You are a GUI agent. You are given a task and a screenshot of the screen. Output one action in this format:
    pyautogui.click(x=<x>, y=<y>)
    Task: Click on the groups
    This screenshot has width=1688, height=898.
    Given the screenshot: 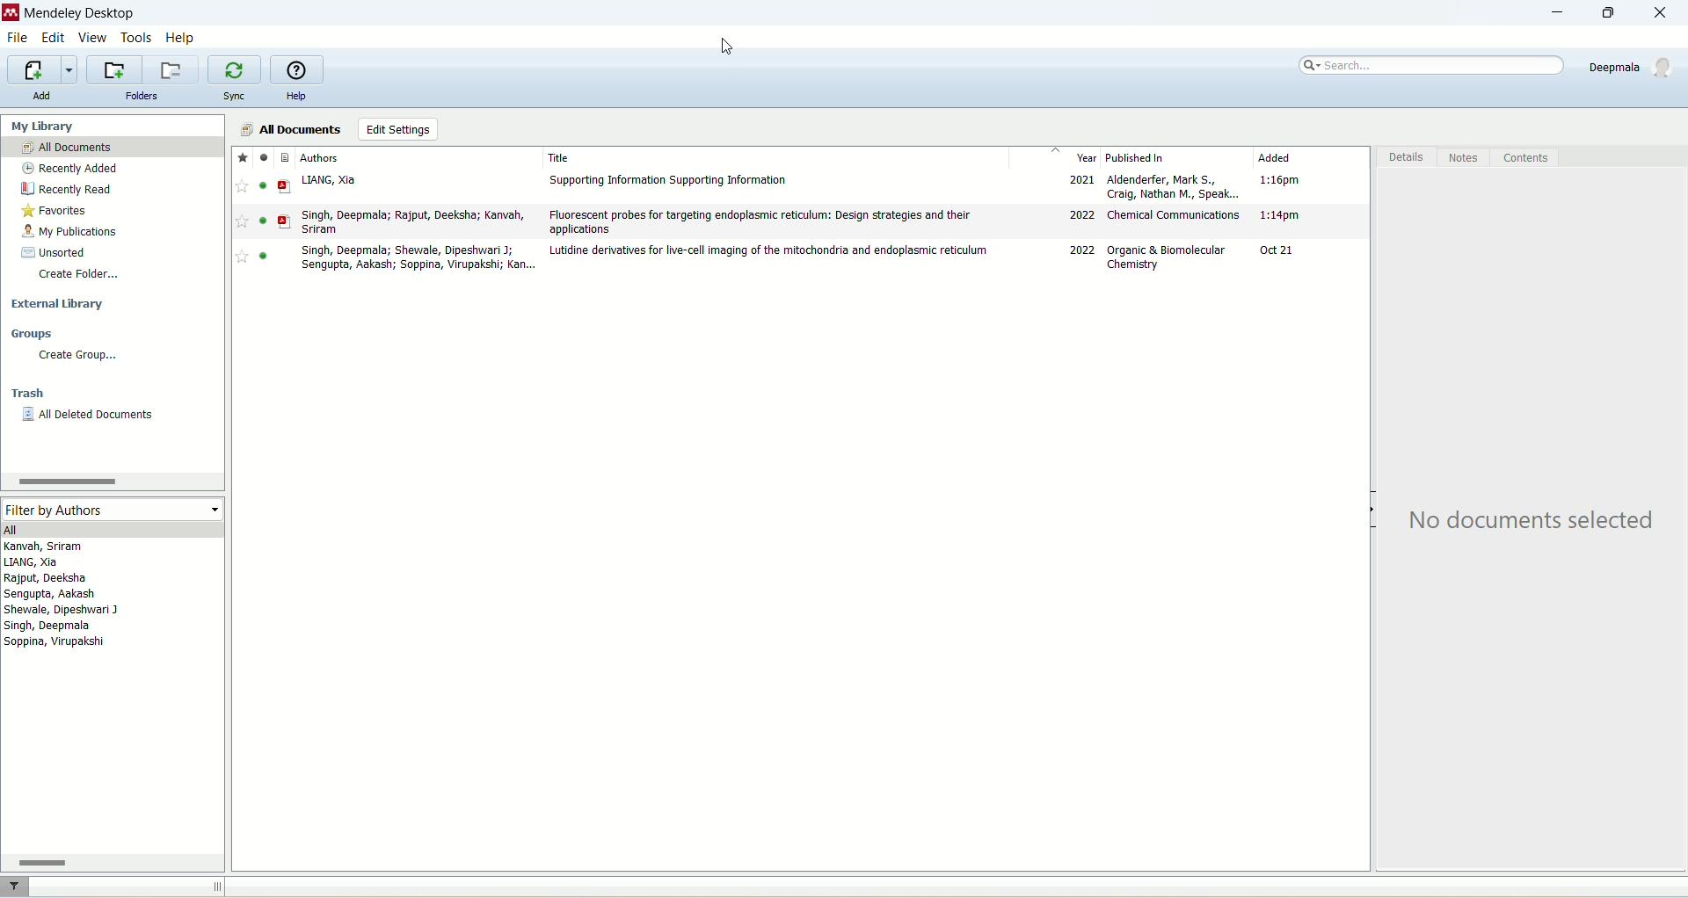 What is the action you would take?
    pyautogui.click(x=33, y=334)
    